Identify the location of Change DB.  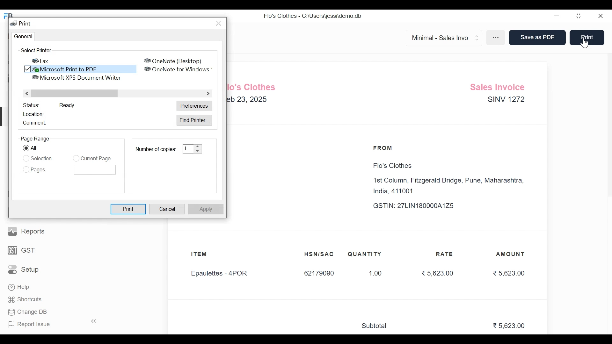
(27, 312).